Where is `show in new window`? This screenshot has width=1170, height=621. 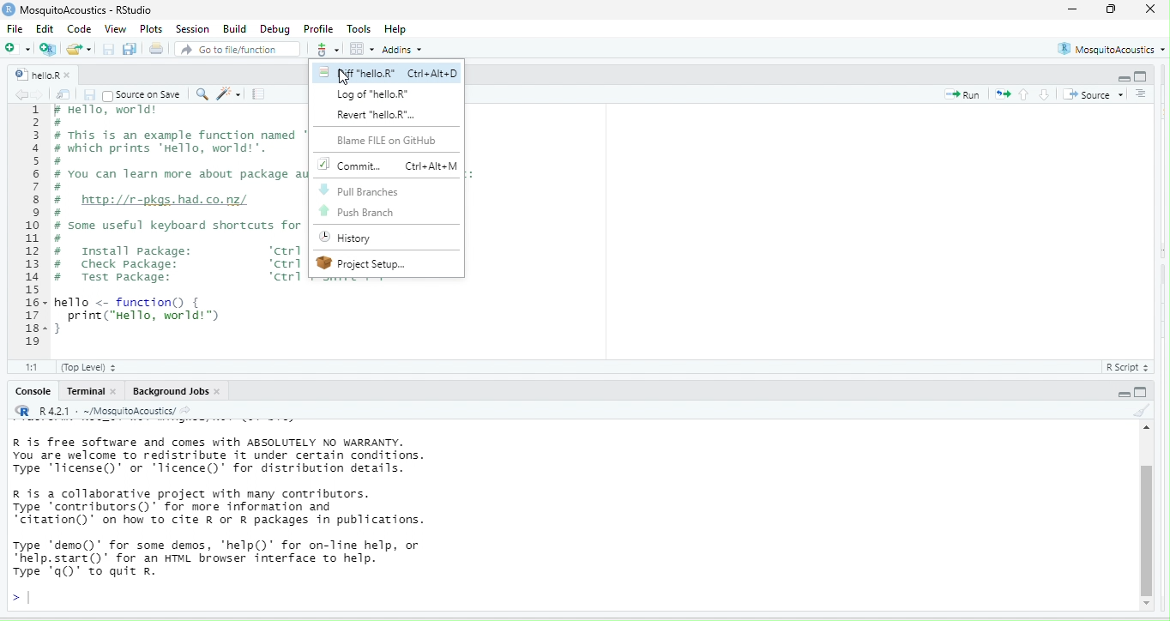
show in new window is located at coordinates (64, 95).